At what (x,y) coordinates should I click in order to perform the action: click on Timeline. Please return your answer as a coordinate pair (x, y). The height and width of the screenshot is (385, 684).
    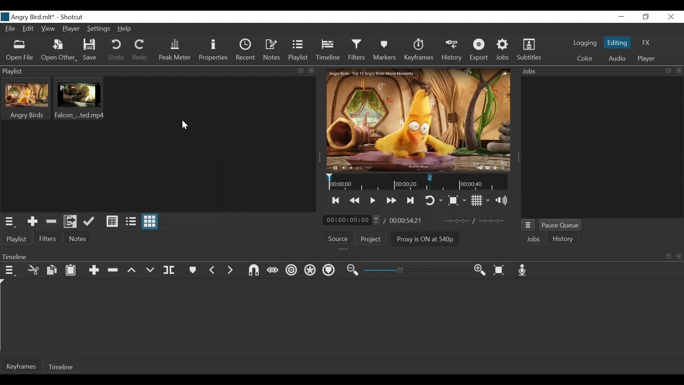
    Looking at the image, I should click on (62, 366).